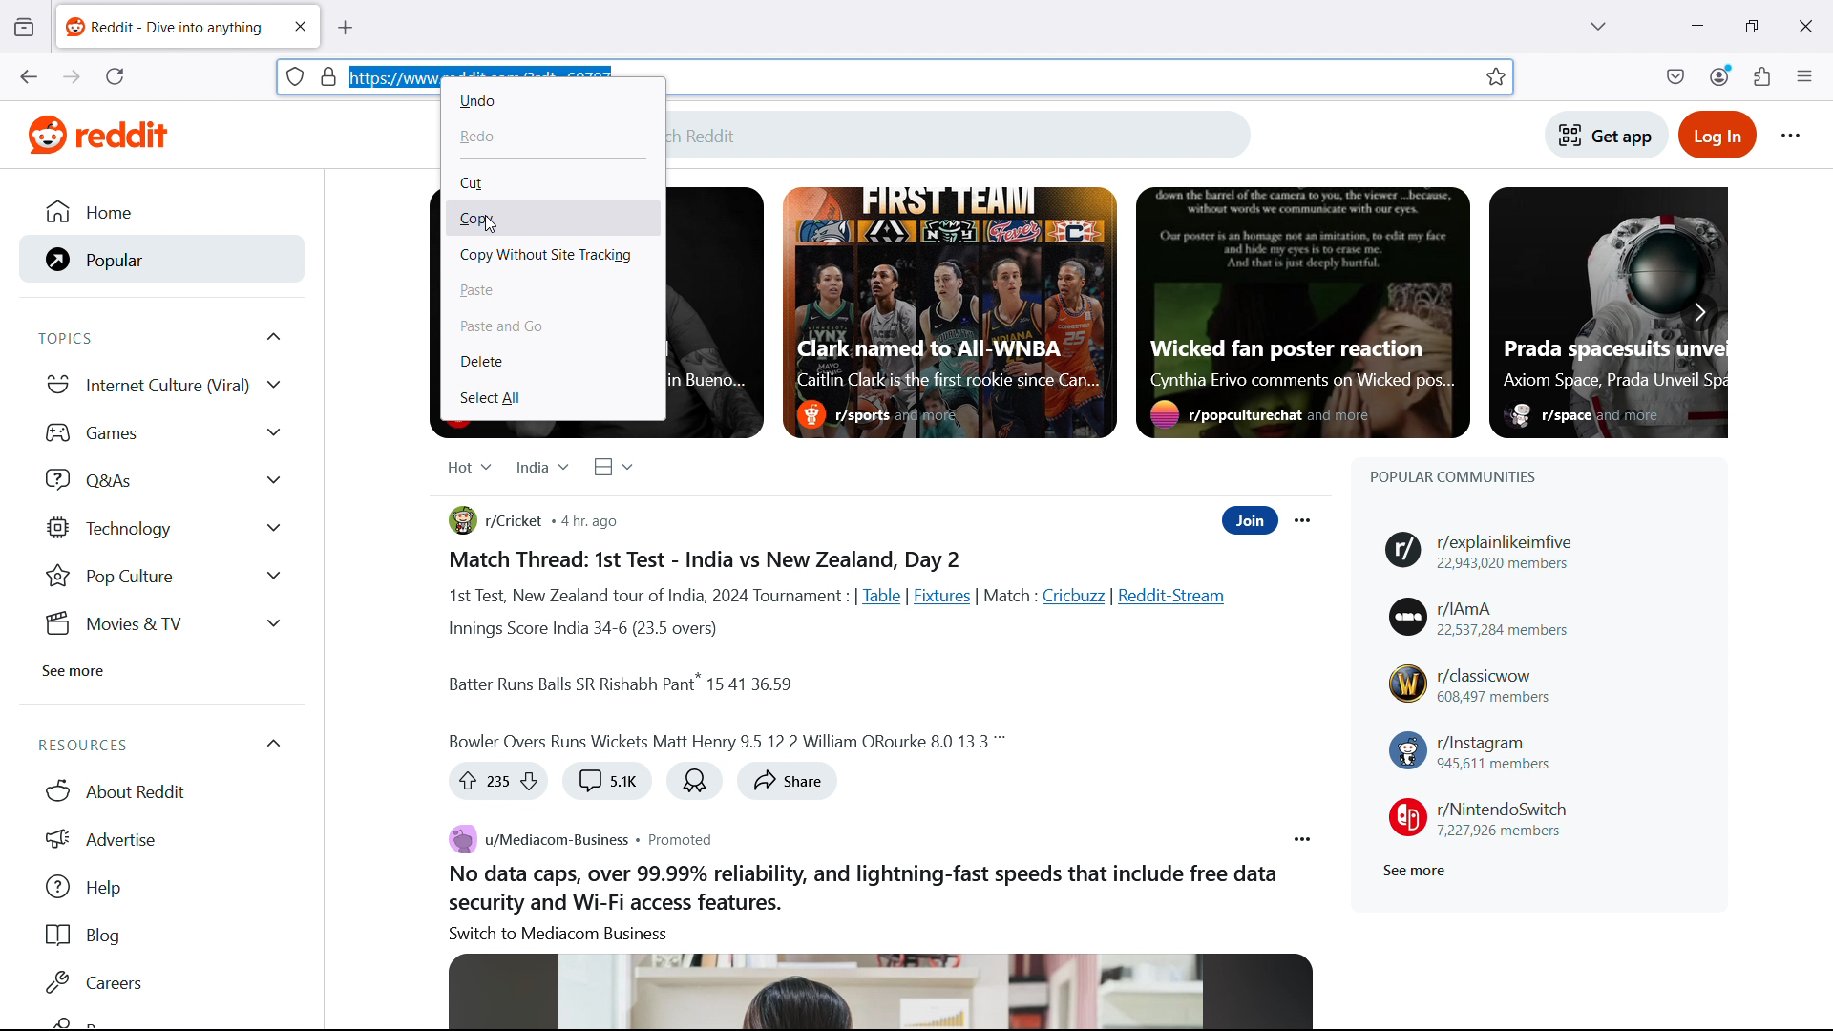  Describe the element at coordinates (165, 530) in the screenshot. I see `Technology` at that location.